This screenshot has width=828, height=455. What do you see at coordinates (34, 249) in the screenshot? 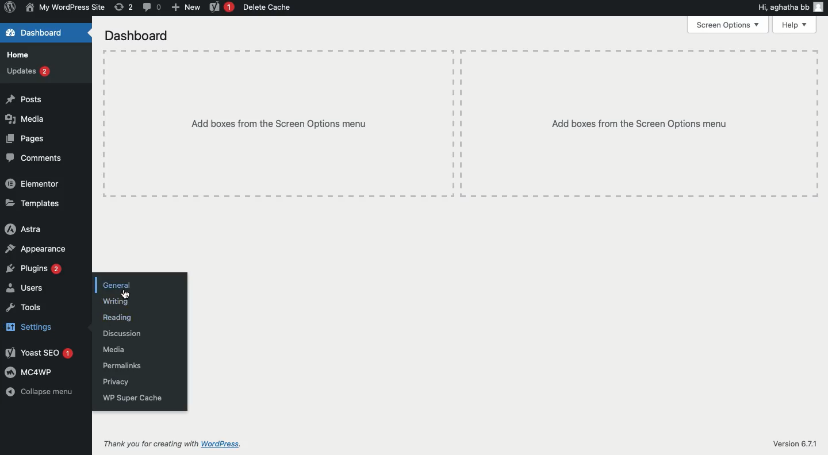
I see `Appearance` at bounding box center [34, 249].